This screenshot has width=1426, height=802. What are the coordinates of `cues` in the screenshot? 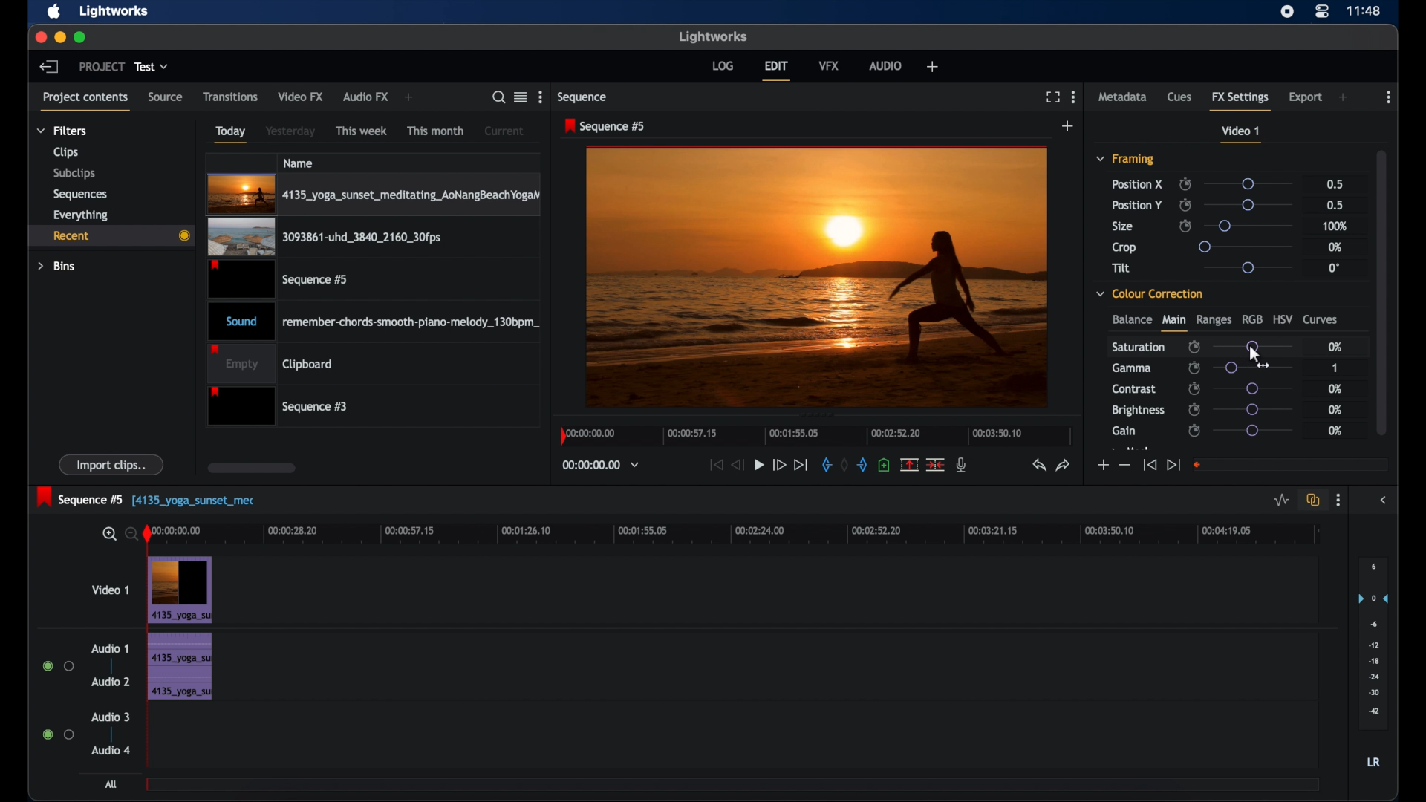 It's located at (1180, 97).